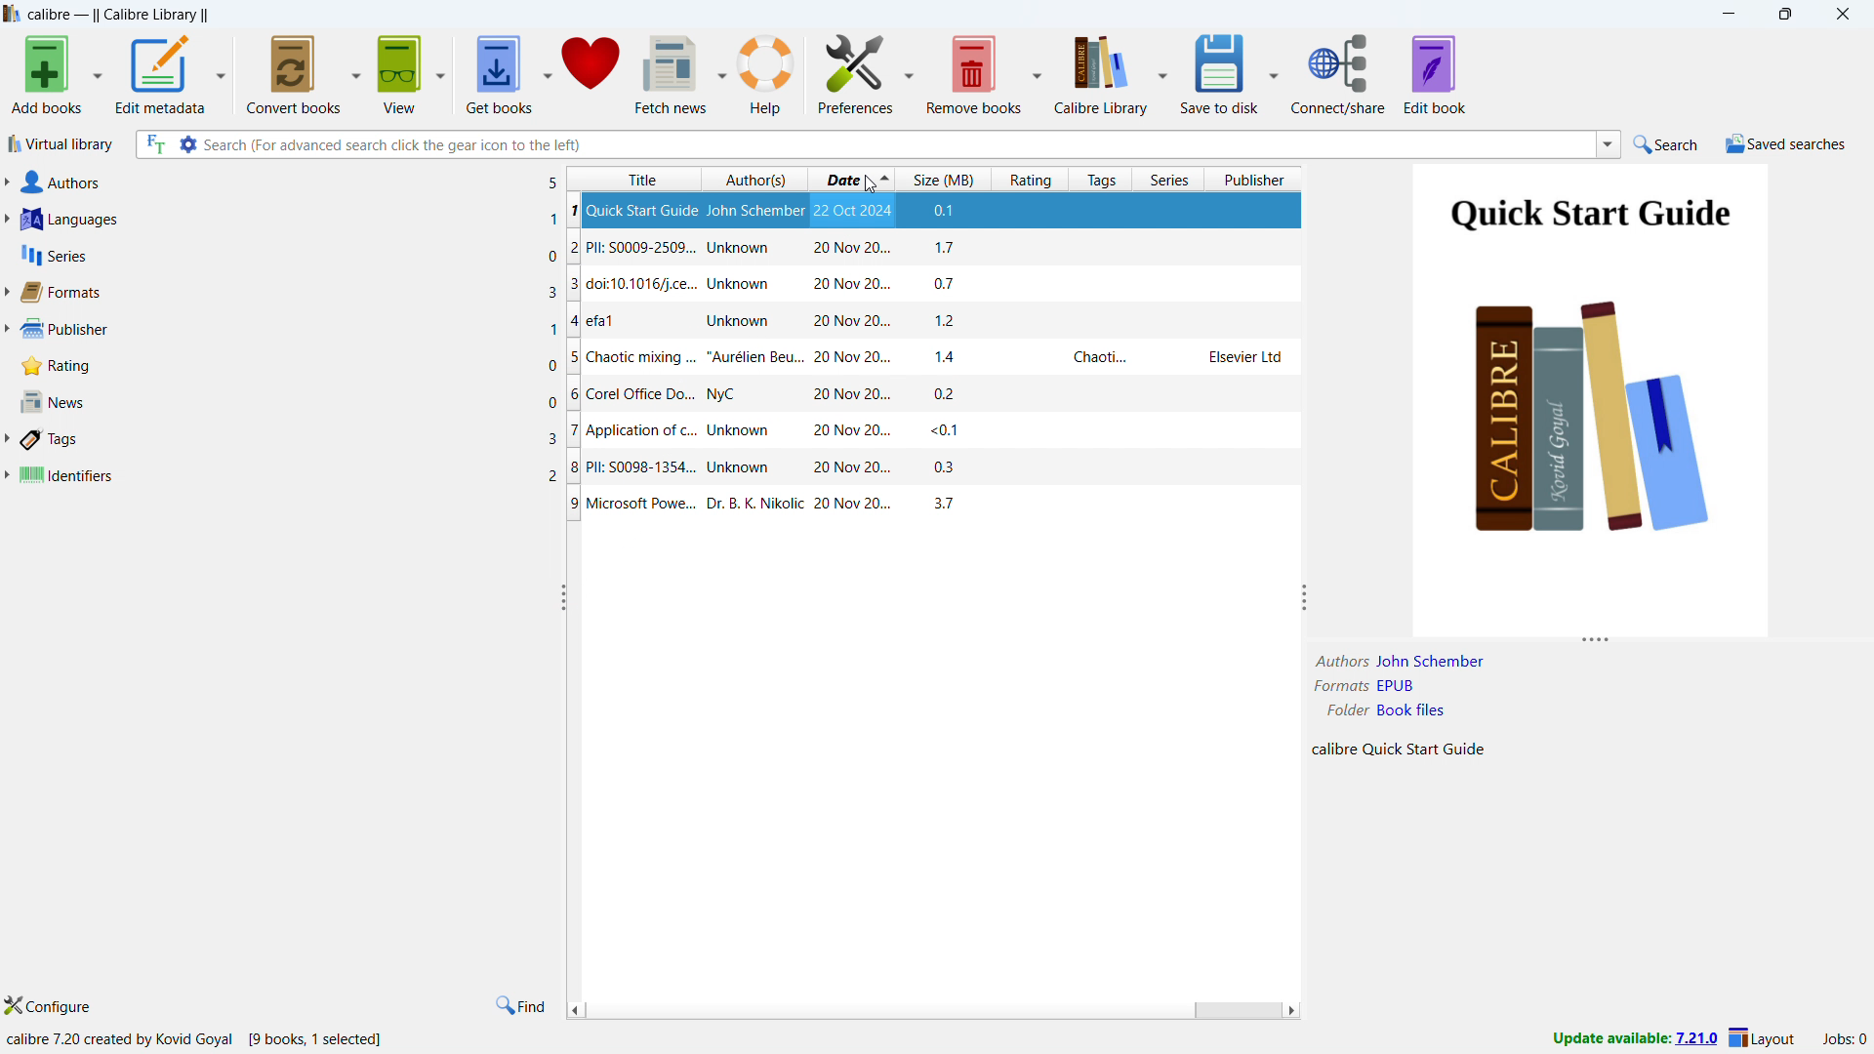 The height and width of the screenshot is (1054, 1874). What do you see at coordinates (1337, 687) in the screenshot?
I see `Formats` at bounding box center [1337, 687].